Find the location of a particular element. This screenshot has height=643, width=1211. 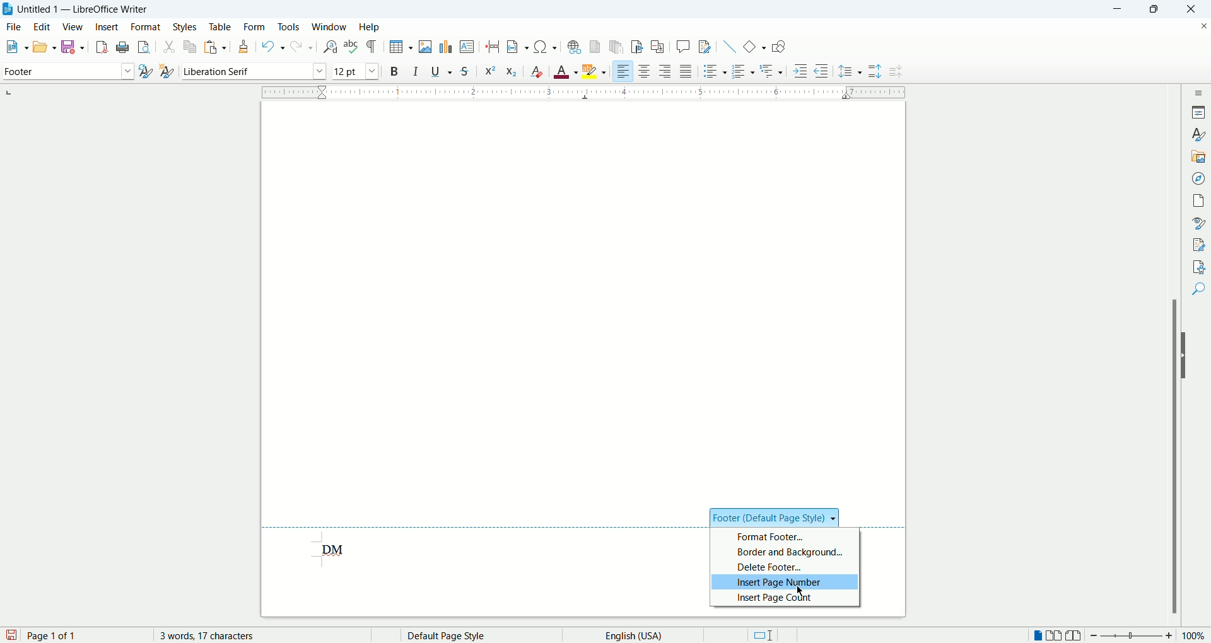

insert chart is located at coordinates (445, 46).